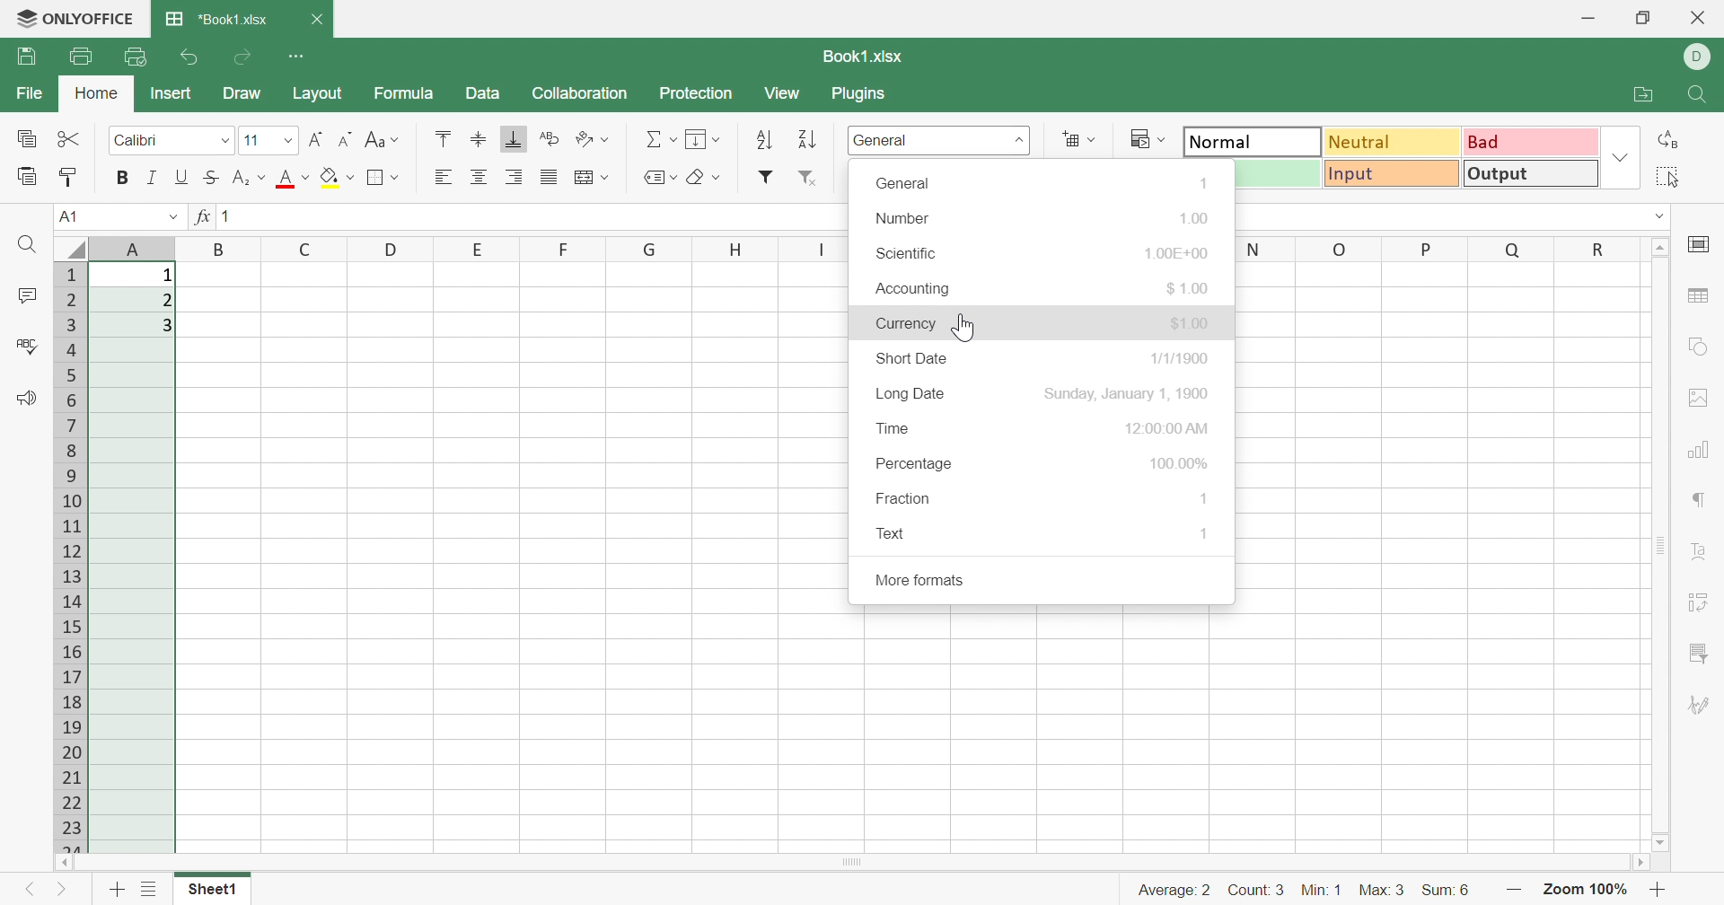  I want to click on Save, so click(26, 55).